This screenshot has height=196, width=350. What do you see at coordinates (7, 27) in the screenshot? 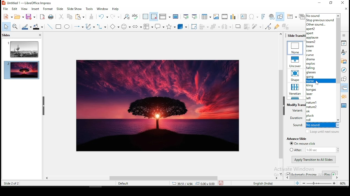
I see `select tool` at bounding box center [7, 27].